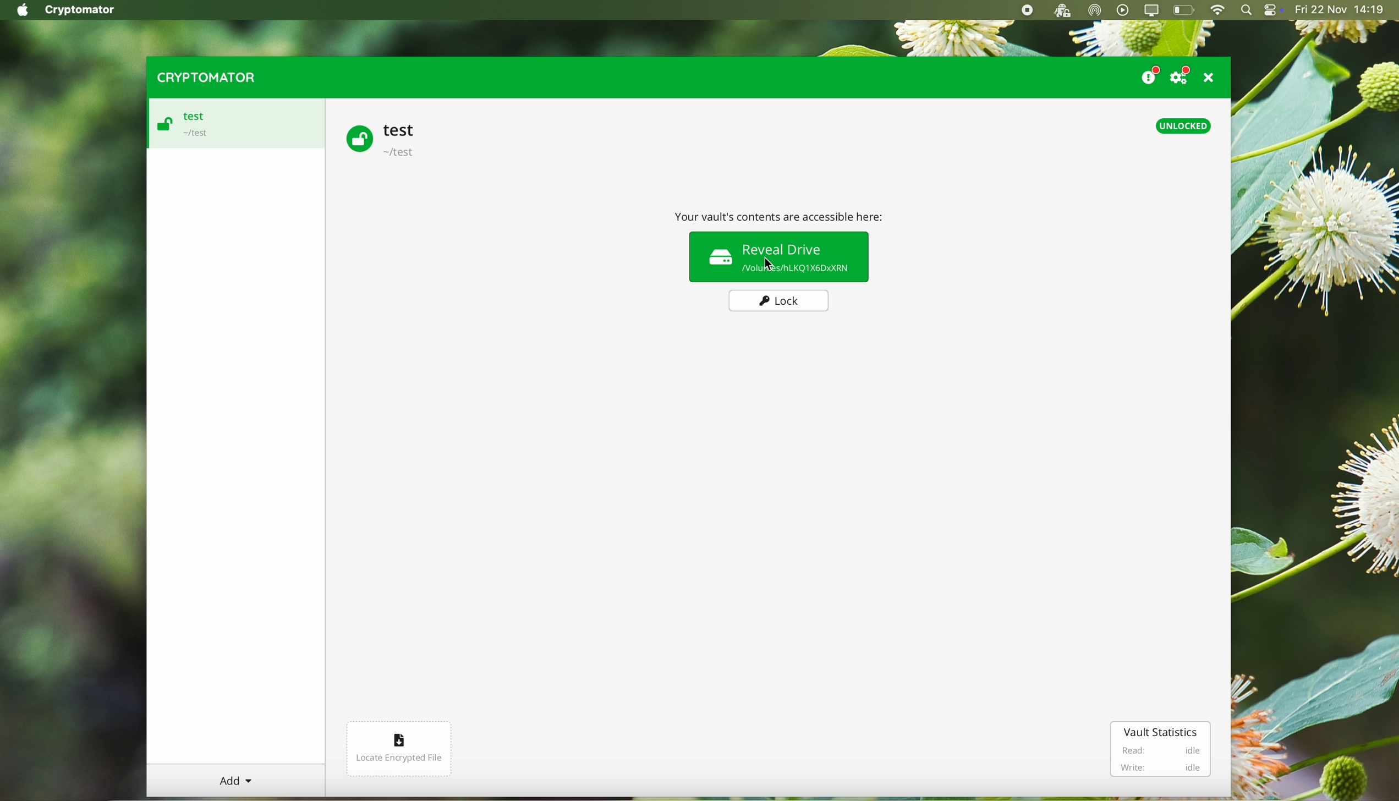  What do you see at coordinates (1212, 77) in the screenshot?
I see `close program` at bounding box center [1212, 77].